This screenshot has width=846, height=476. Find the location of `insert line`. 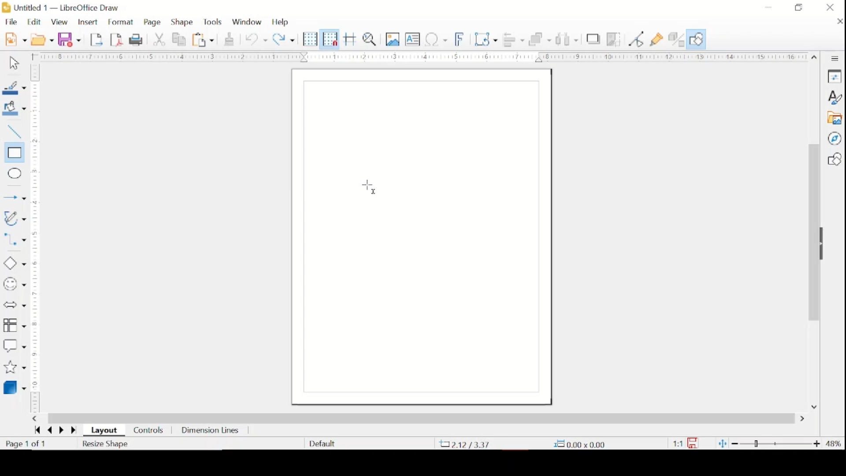

insert line is located at coordinates (13, 132).